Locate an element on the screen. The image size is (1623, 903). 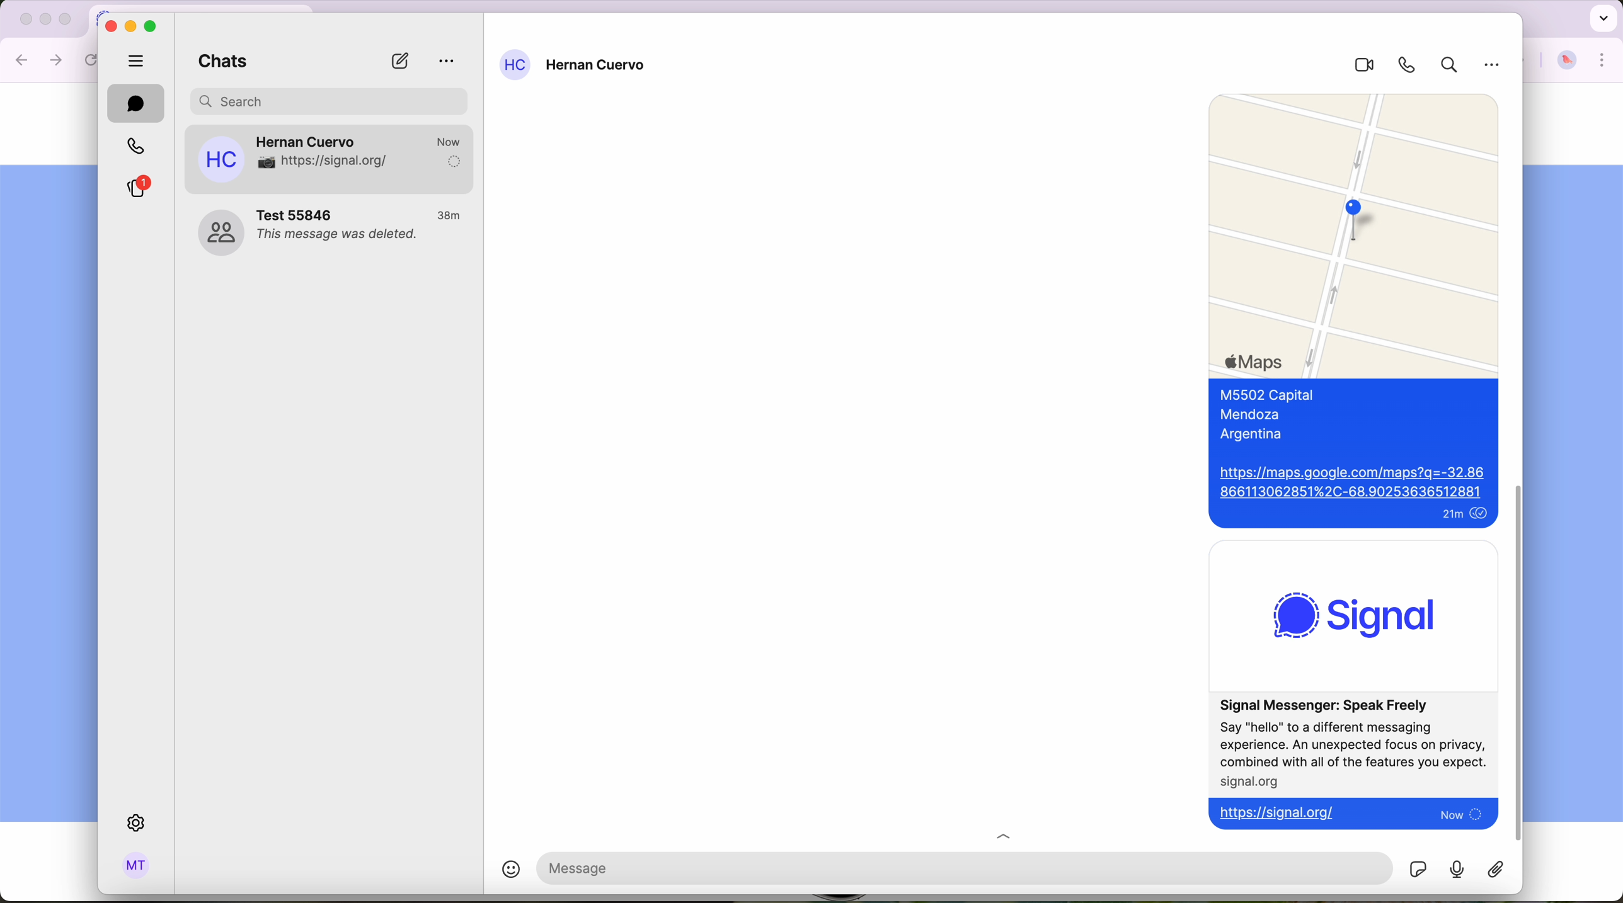
customize and control Google Chrome is located at coordinates (1603, 60).